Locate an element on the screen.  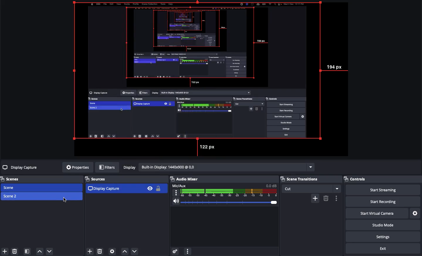
Add is located at coordinates (6, 251).